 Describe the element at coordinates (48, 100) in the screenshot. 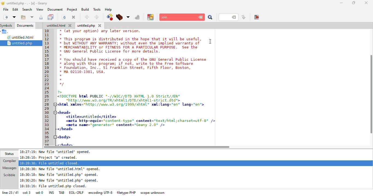

I see `27` at that location.